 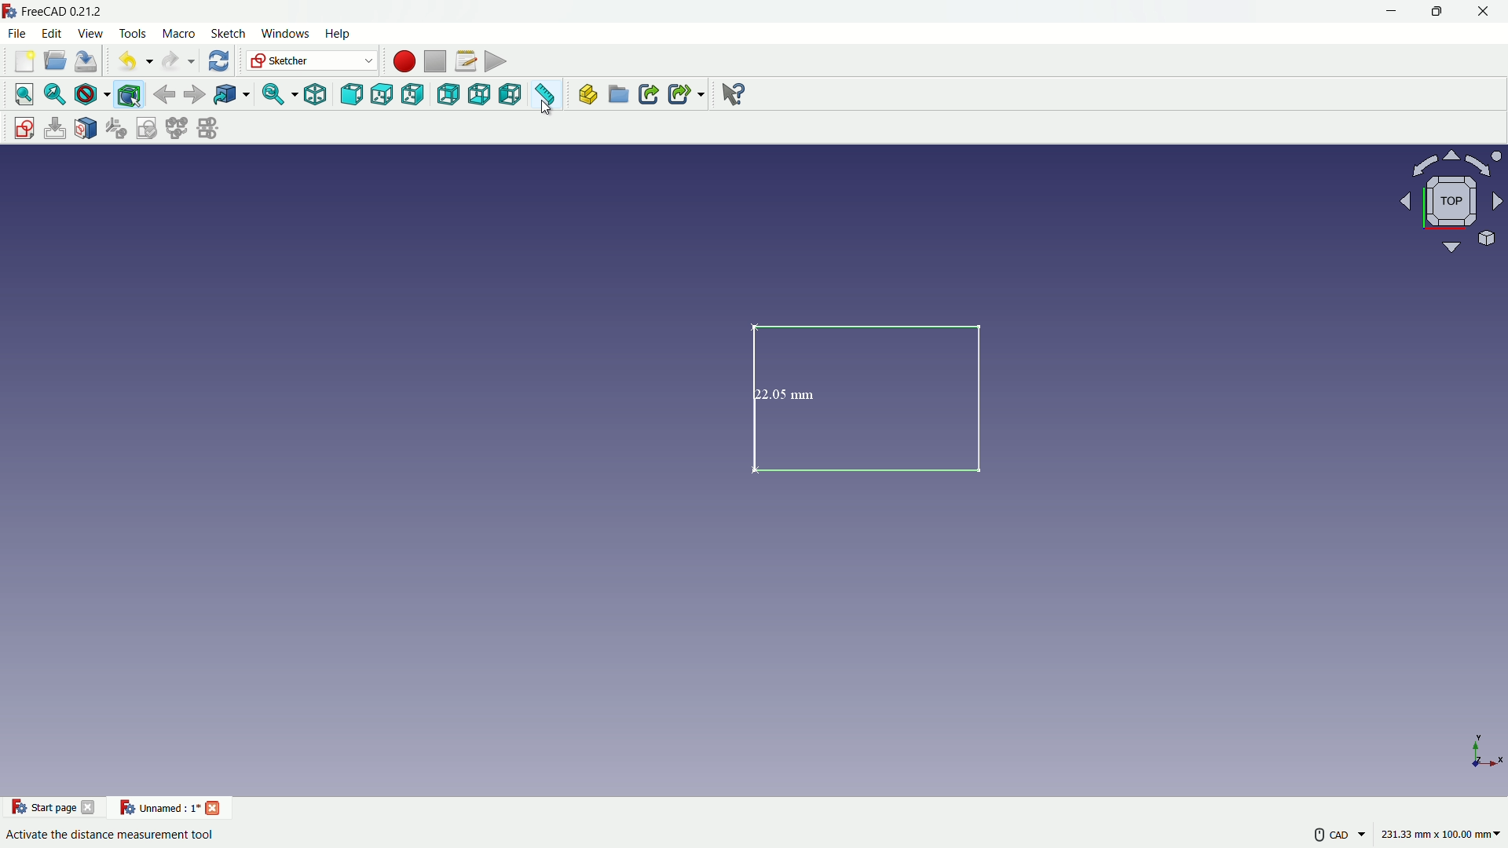 I want to click on map sketch to face, so click(x=86, y=128).